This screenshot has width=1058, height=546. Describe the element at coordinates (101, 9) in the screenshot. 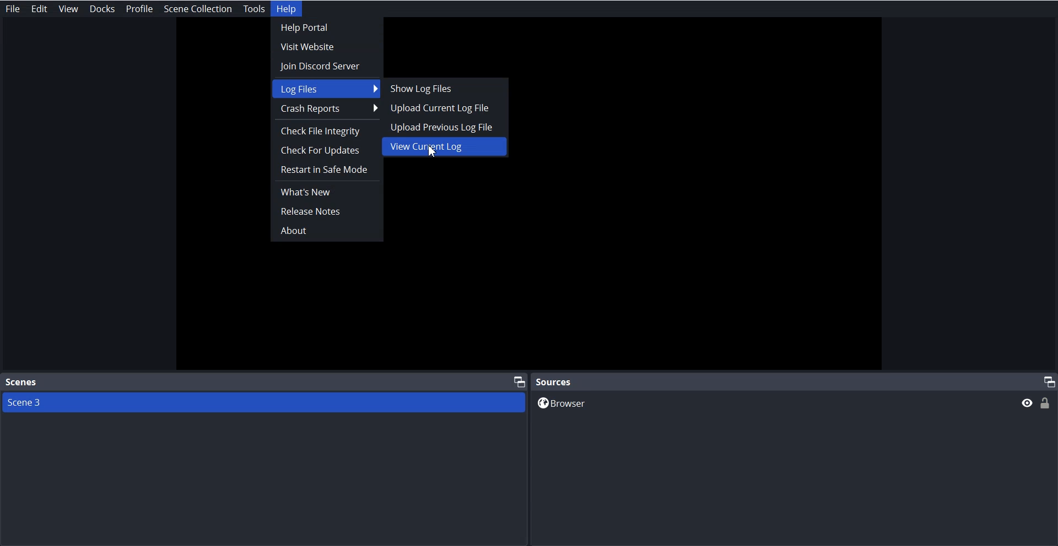

I see `Docks` at that location.